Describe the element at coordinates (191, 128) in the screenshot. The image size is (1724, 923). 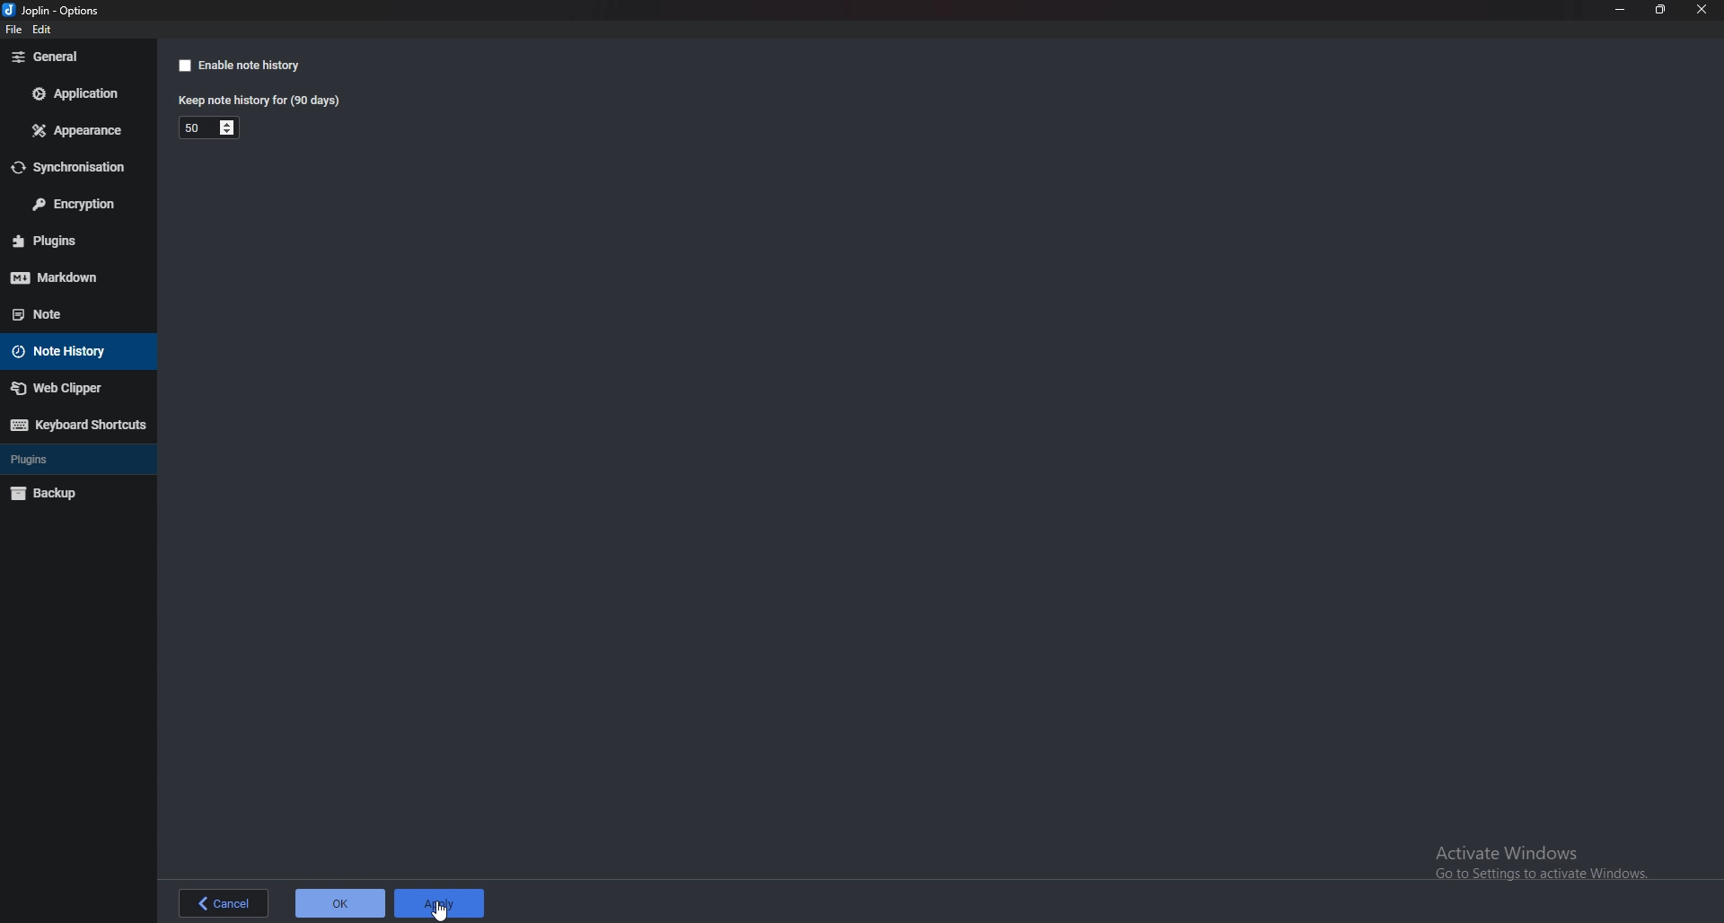
I see `Duration` at that location.